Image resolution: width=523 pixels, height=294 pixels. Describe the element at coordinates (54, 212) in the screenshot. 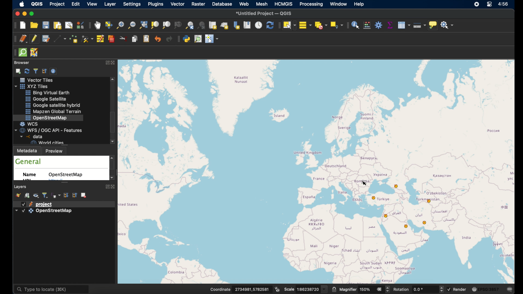

I see `openstreetmap layer` at that location.